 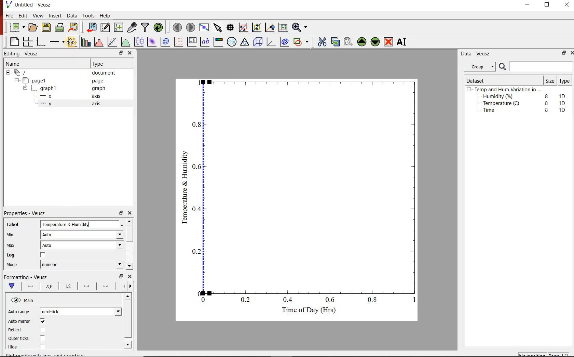 I want to click on click or draw a rectangle to zoom graph axes, so click(x=244, y=28).